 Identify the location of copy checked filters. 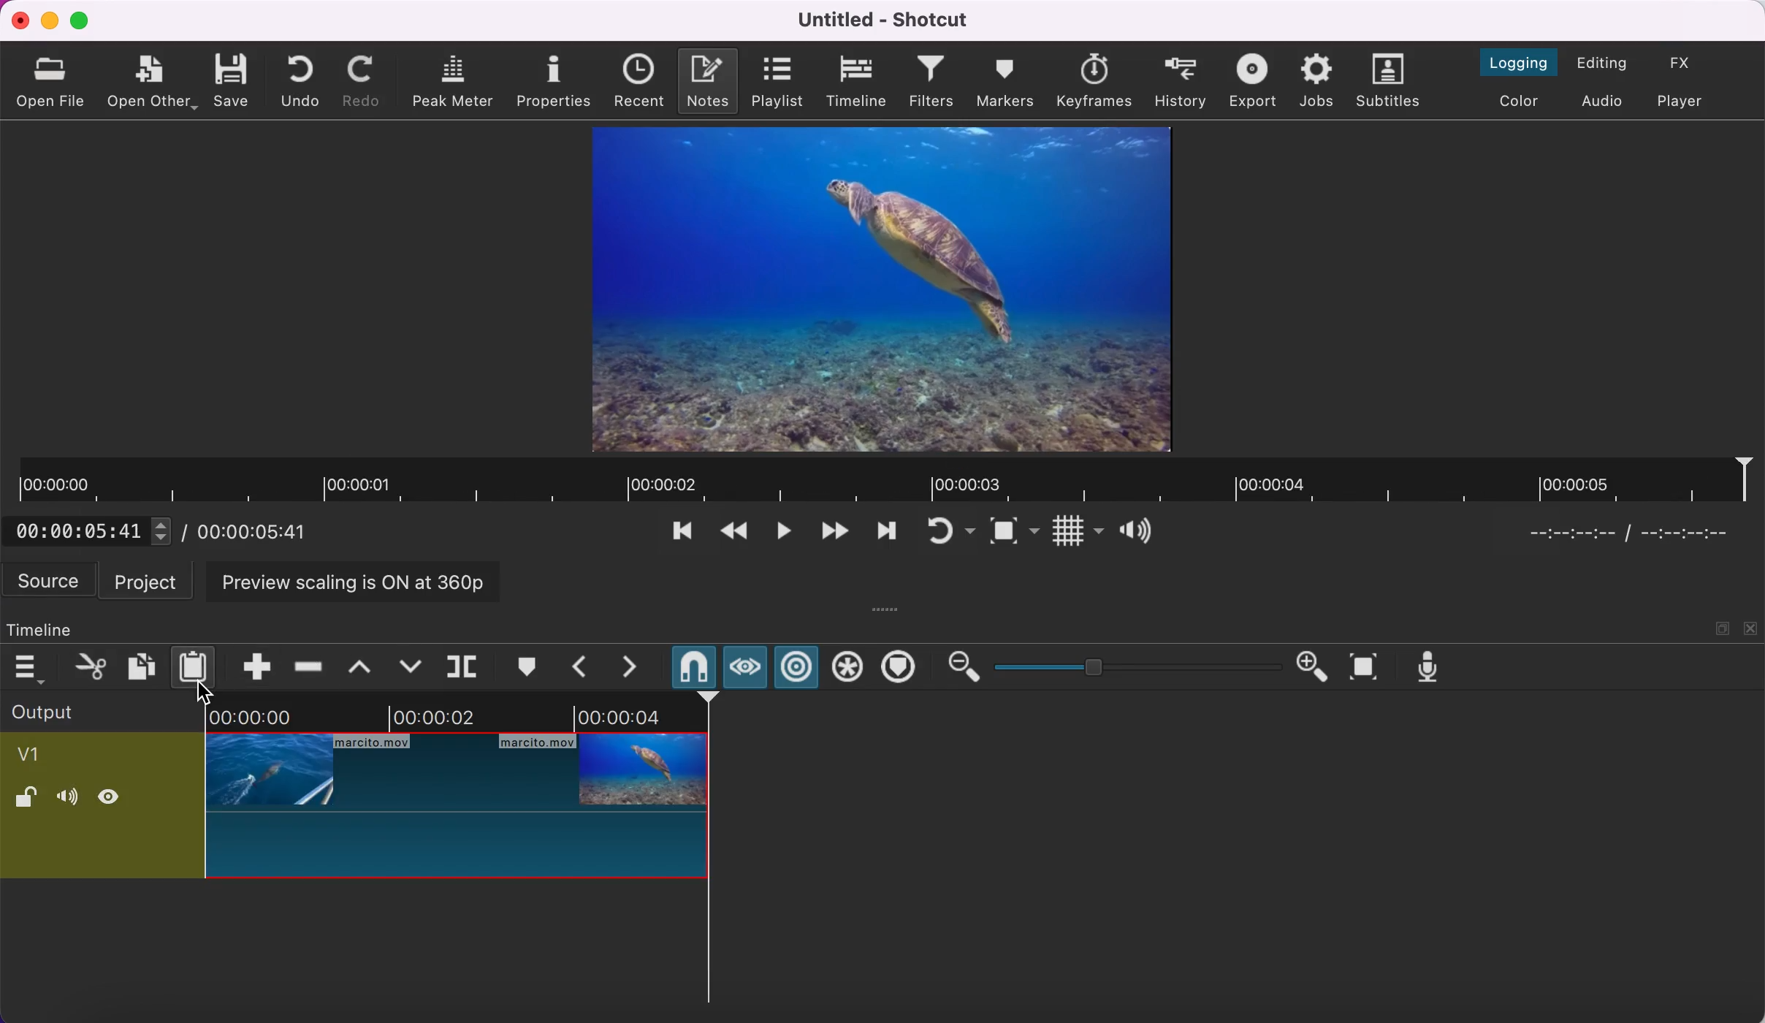
(140, 666).